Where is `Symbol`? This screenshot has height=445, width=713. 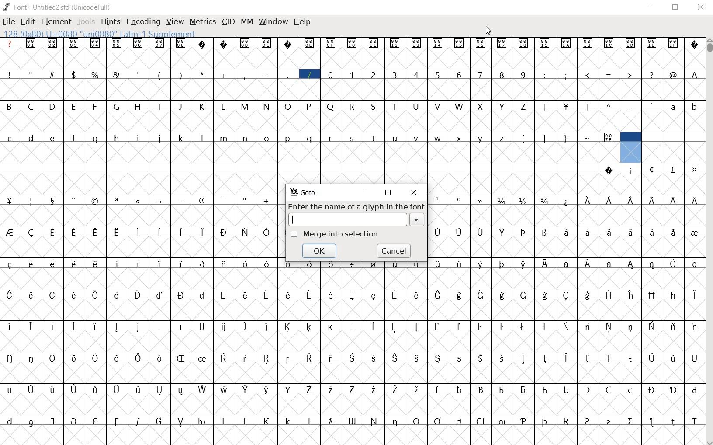 Symbol is located at coordinates (33, 358).